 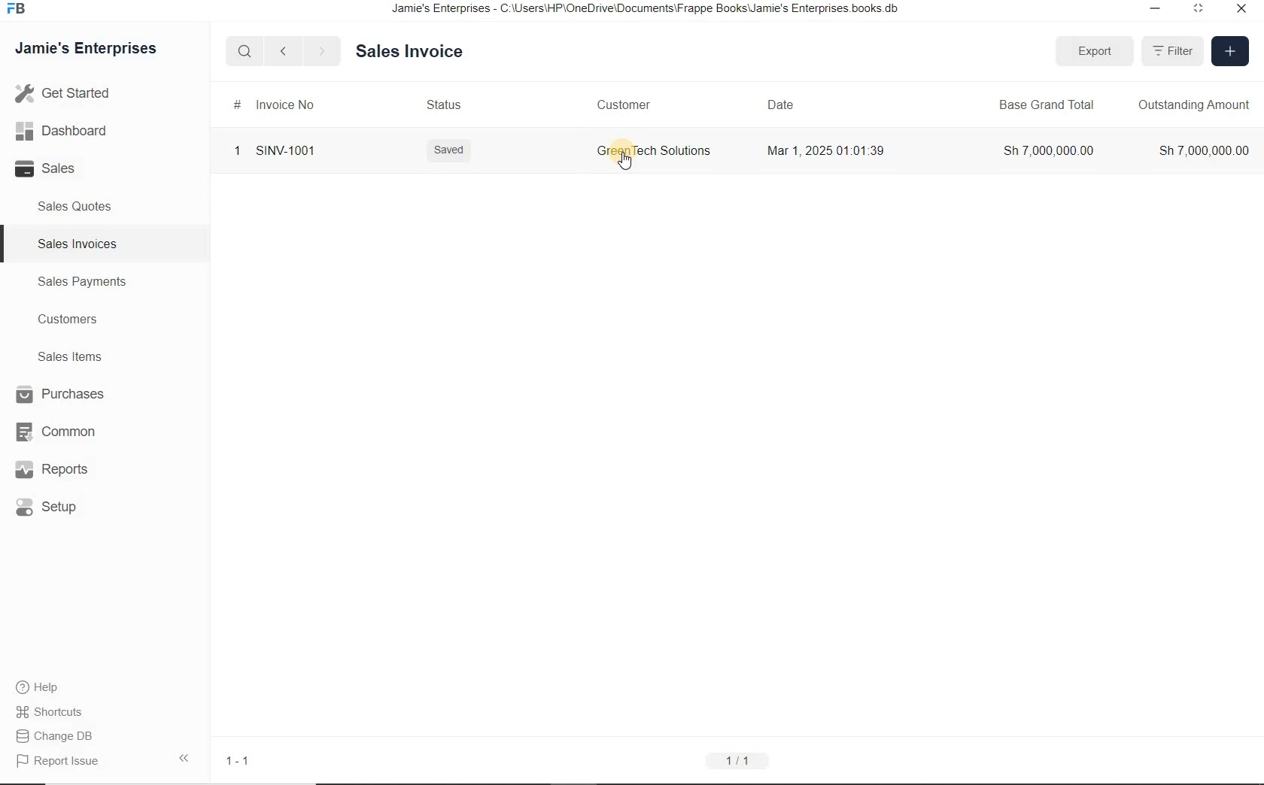 What do you see at coordinates (282, 52) in the screenshot?
I see `previous page` at bounding box center [282, 52].